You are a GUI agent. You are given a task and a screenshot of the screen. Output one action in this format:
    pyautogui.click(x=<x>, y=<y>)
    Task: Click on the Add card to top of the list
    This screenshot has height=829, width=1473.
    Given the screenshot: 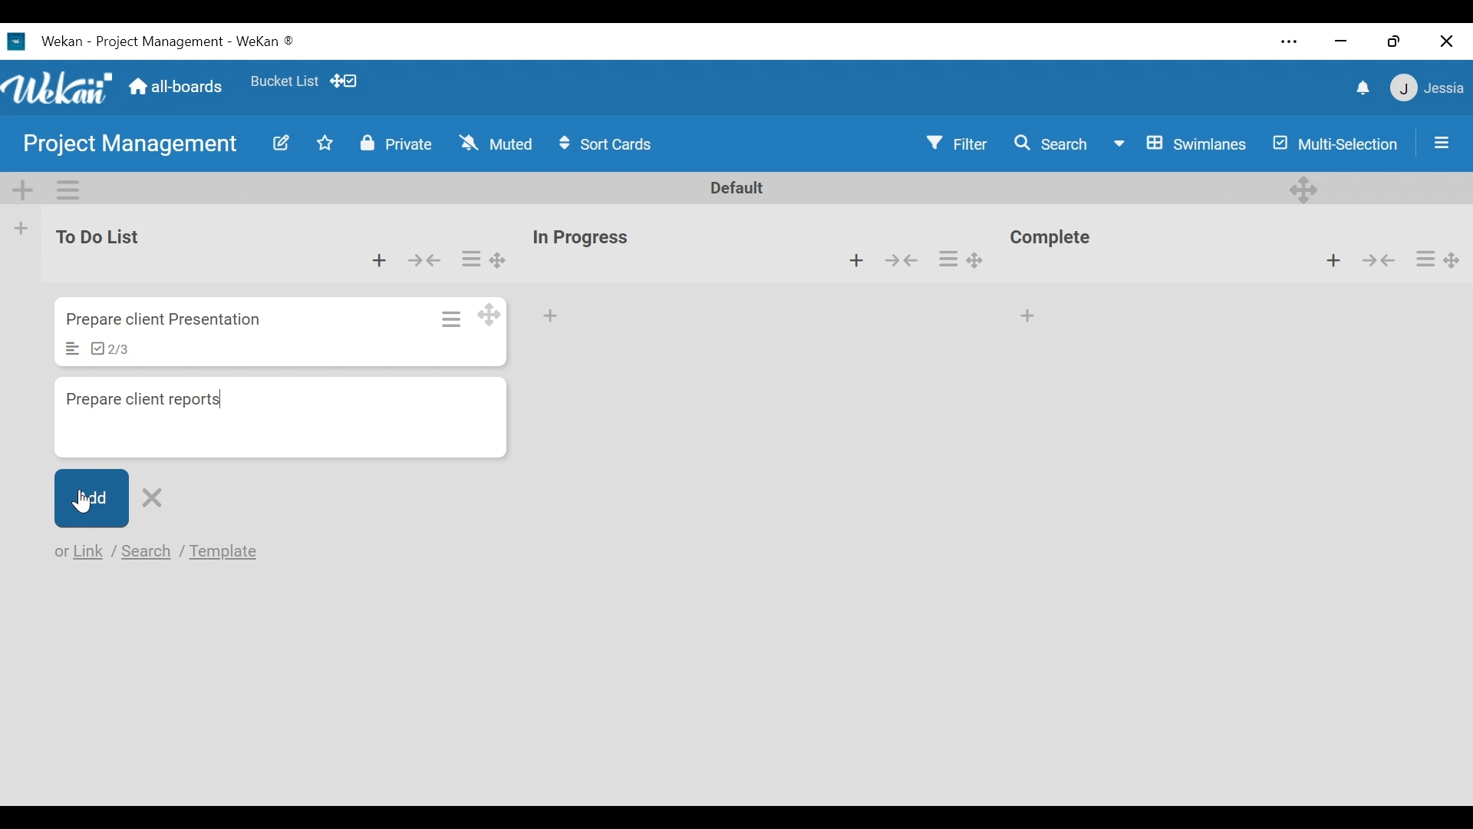 What is the action you would take?
    pyautogui.click(x=1336, y=261)
    